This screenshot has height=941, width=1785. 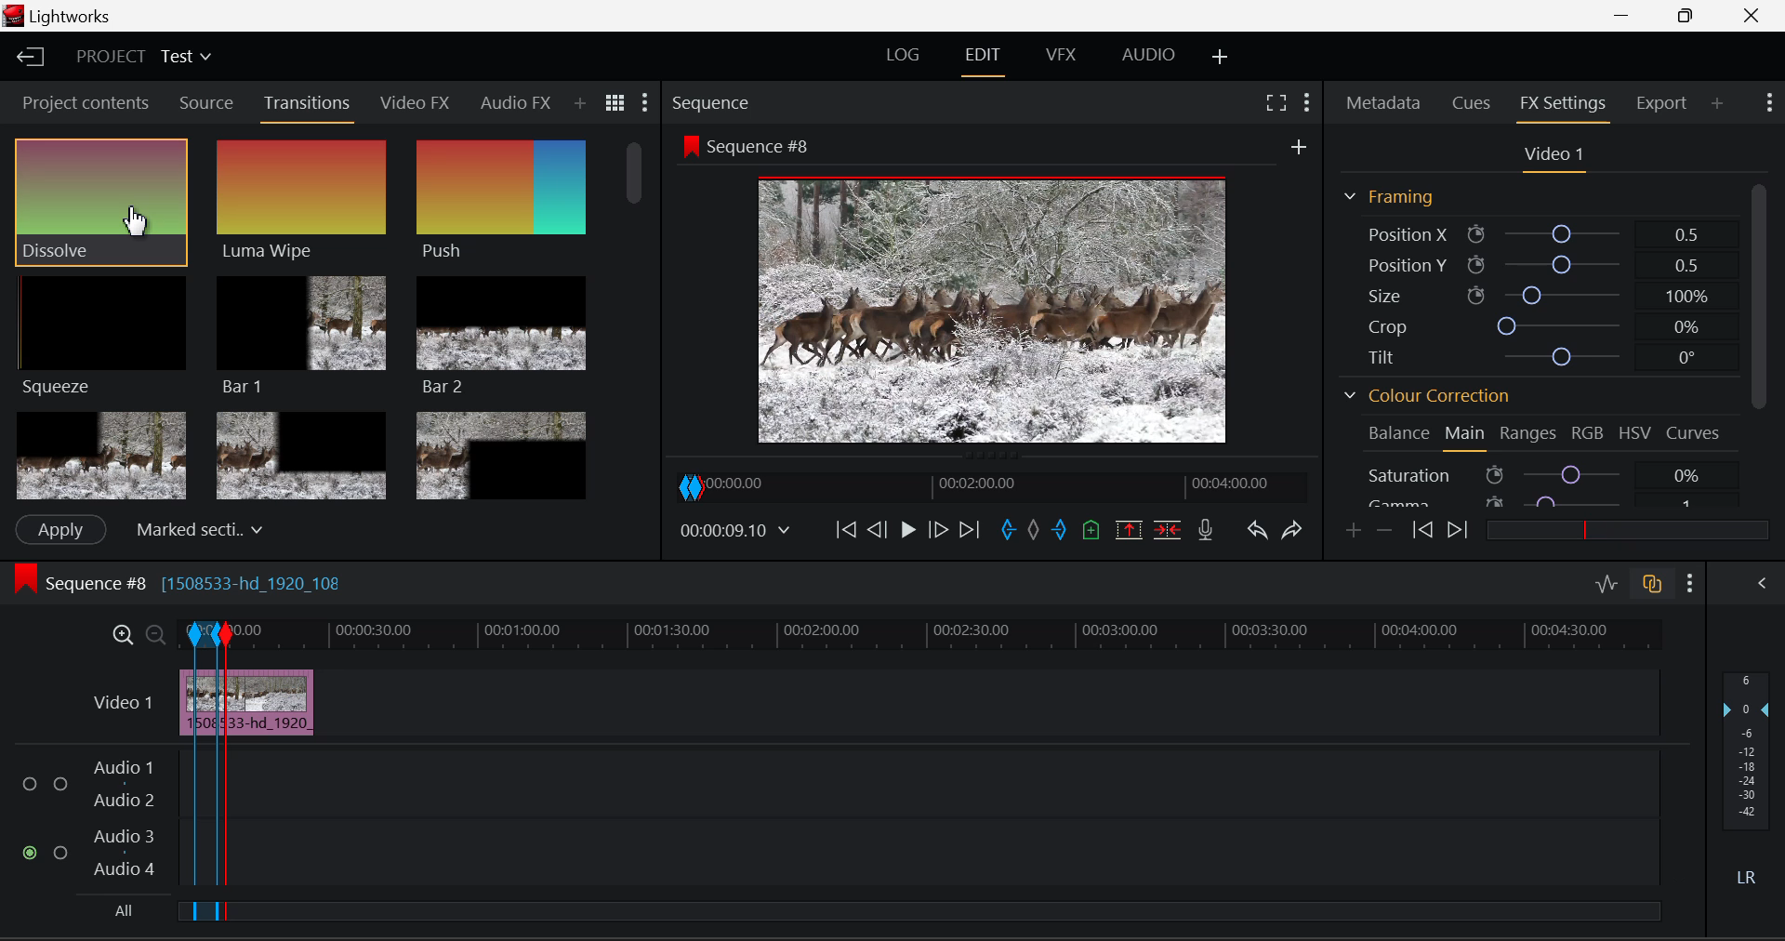 What do you see at coordinates (1307, 102) in the screenshot?
I see `Show Settings` at bounding box center [1307, 102].